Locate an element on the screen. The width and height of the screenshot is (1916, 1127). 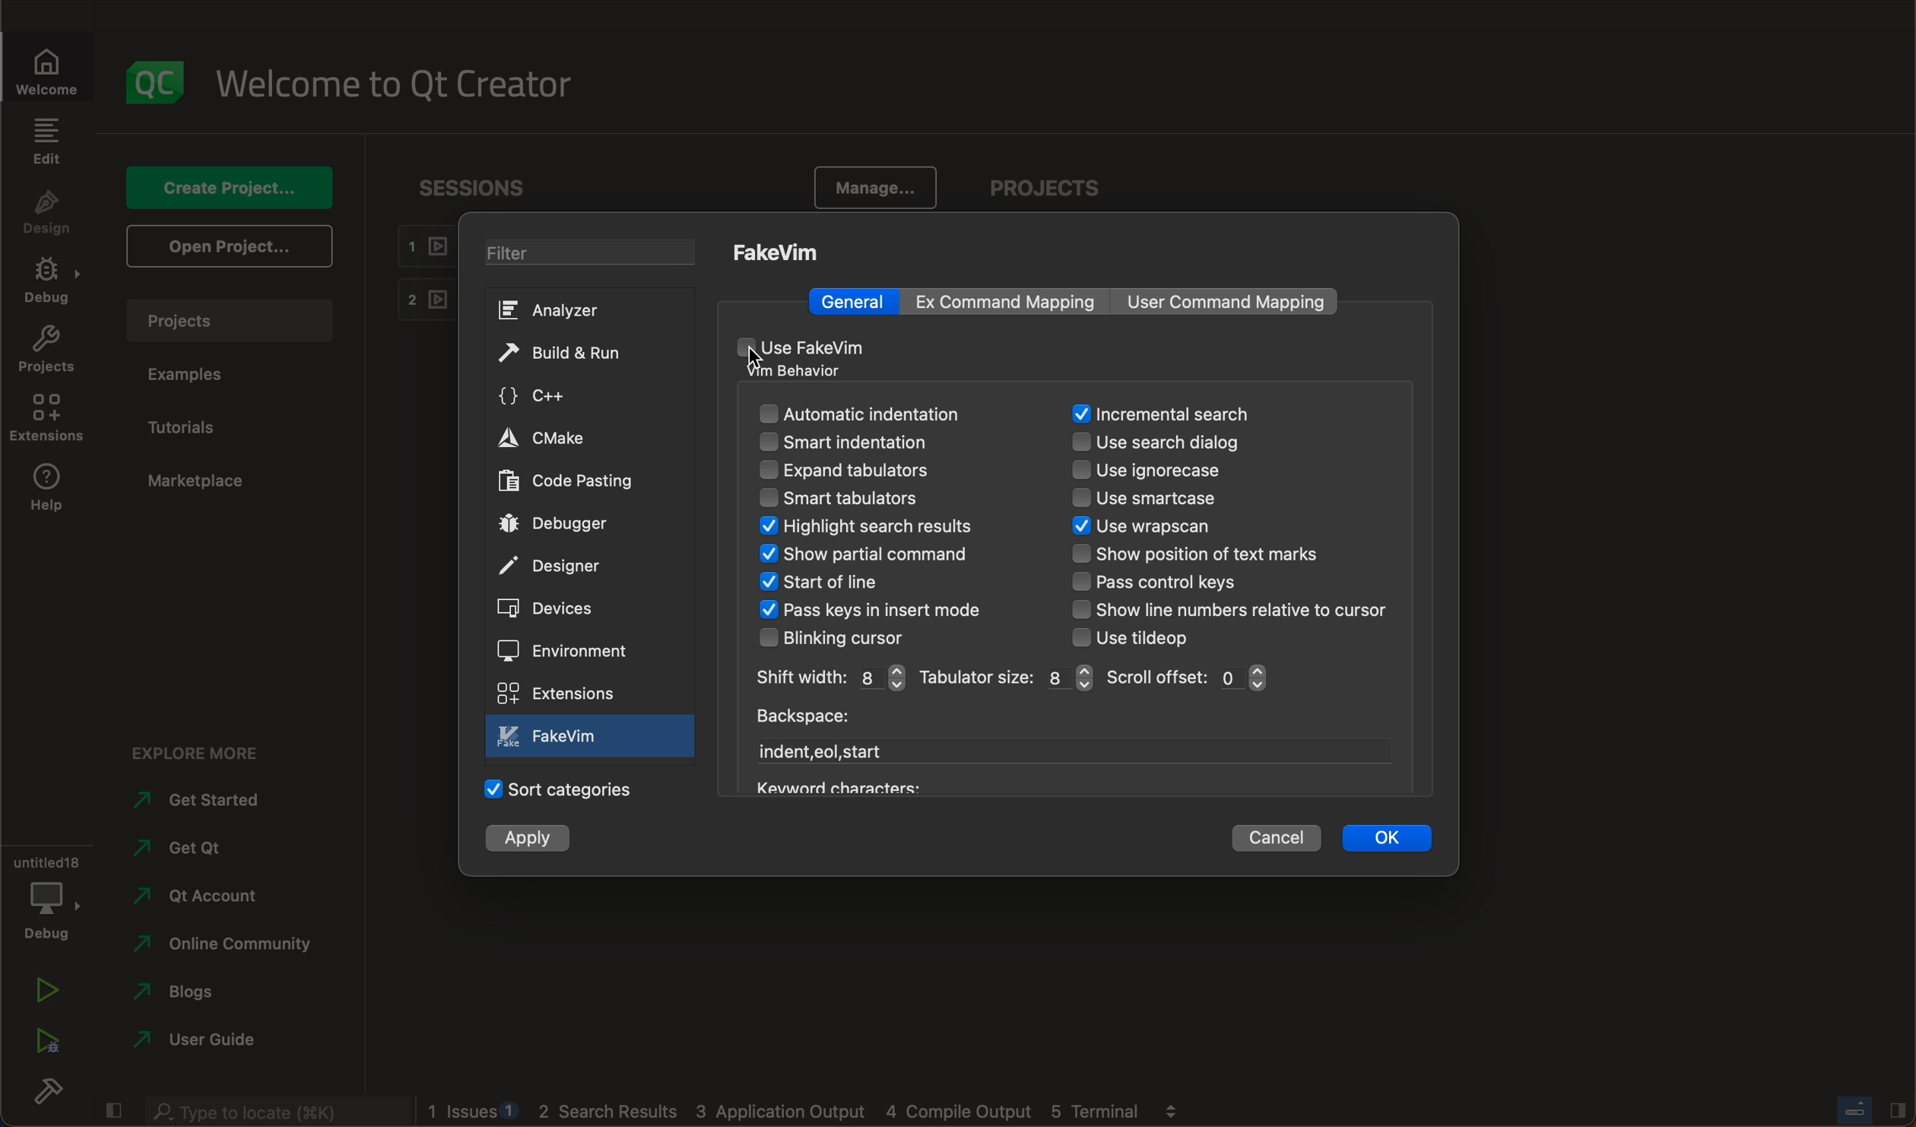
keyword characters is located at coordinates (836, 787).